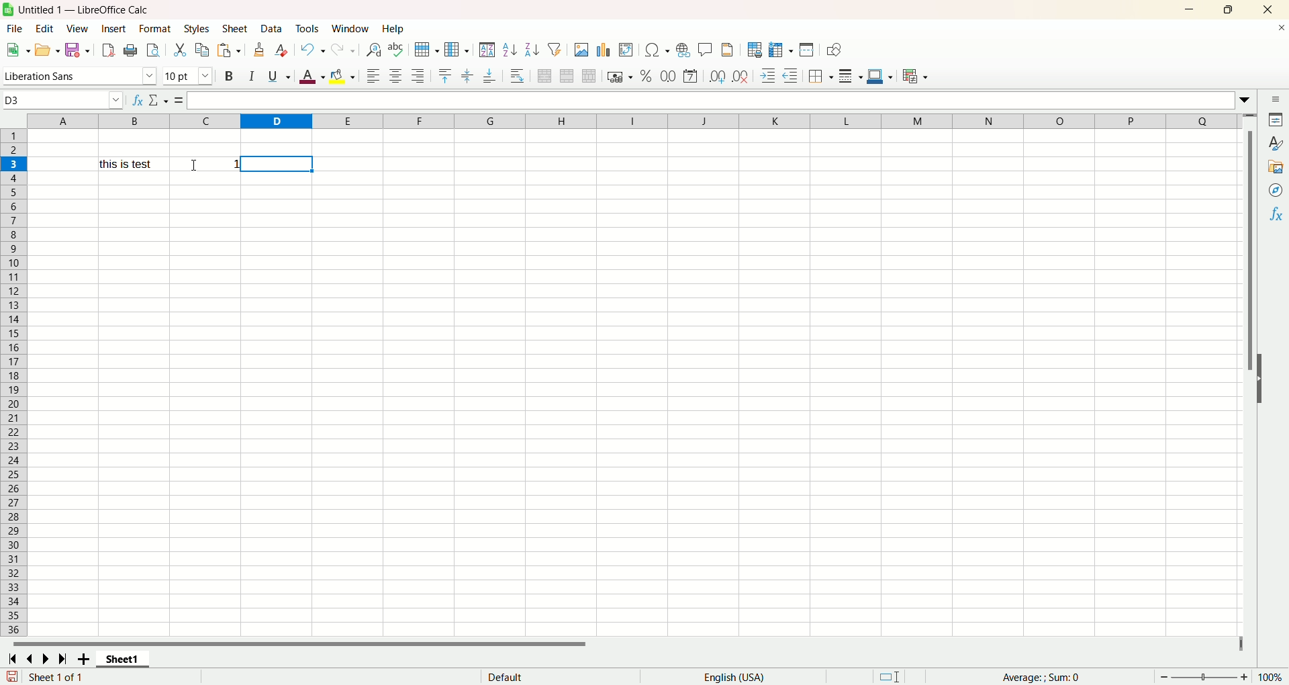 Image resolution: width=1289 pixels, height=685 pixels. Describe the element at coordinates (188, 76) in the screenshot. I see `font size` at that location.